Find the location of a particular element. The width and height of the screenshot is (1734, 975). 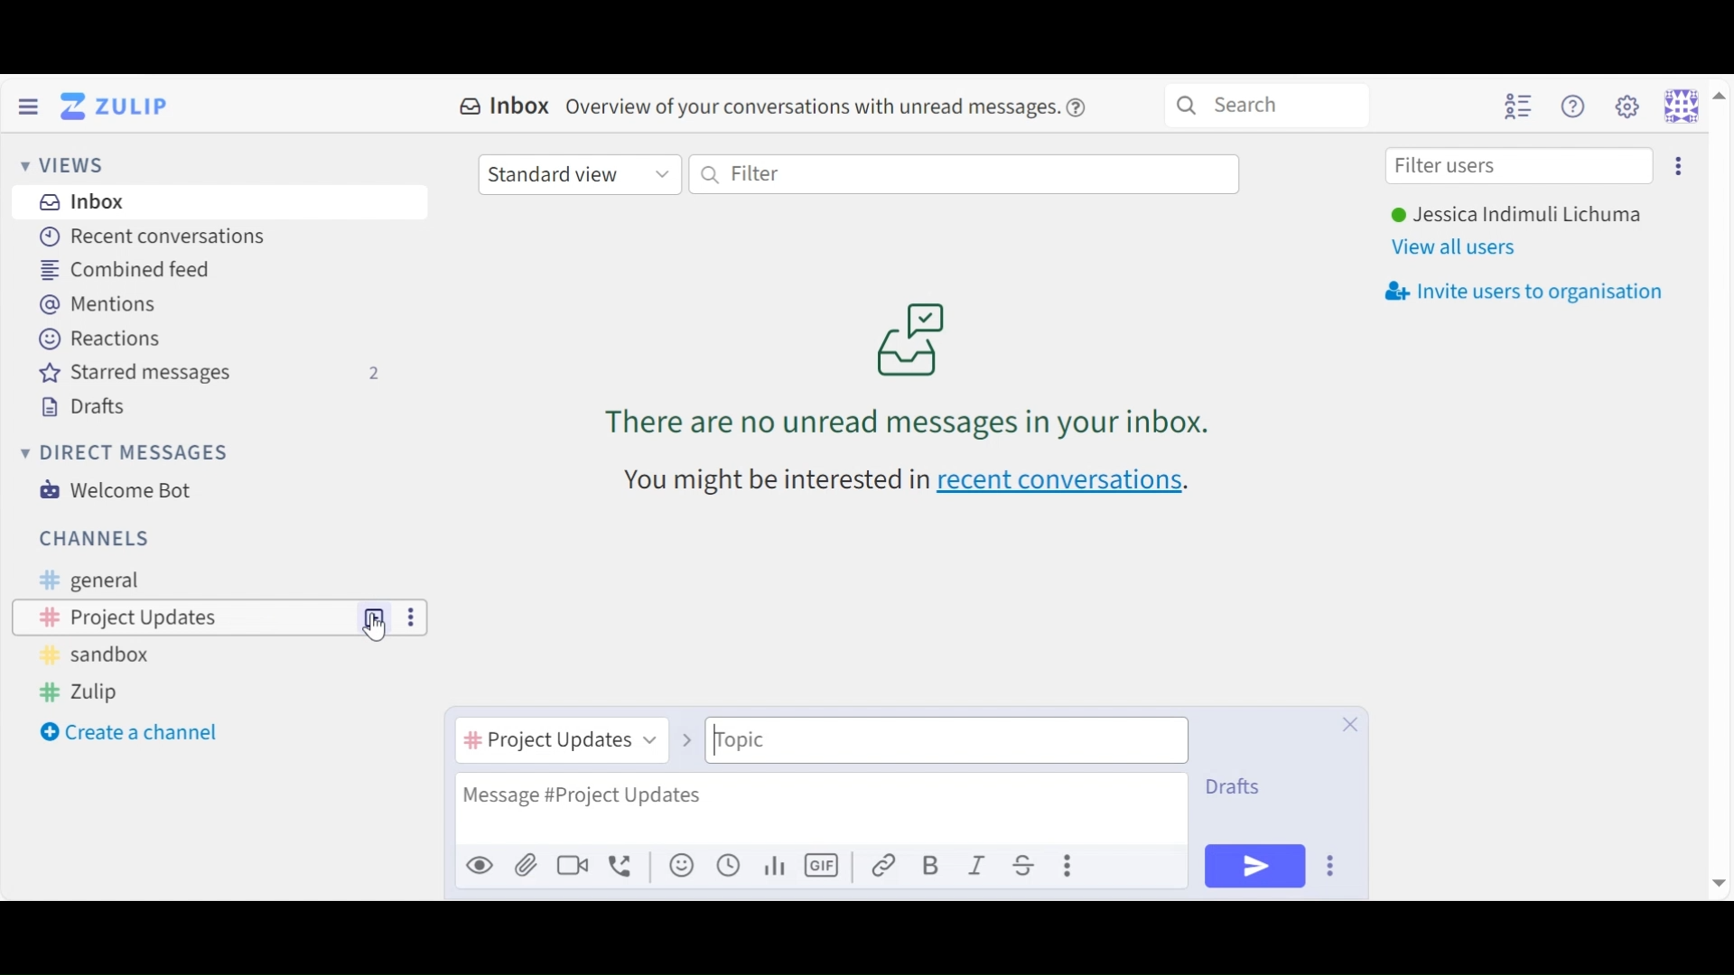

Channel is located at coordinates (185, 617).